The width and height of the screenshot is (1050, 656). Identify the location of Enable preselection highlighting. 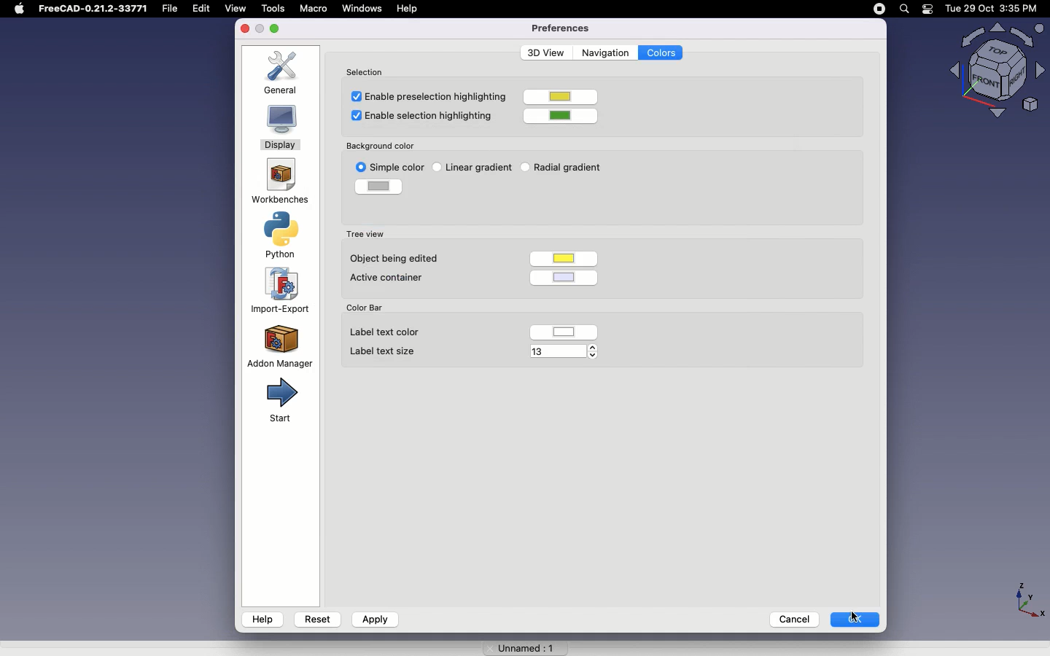
(425, 95).